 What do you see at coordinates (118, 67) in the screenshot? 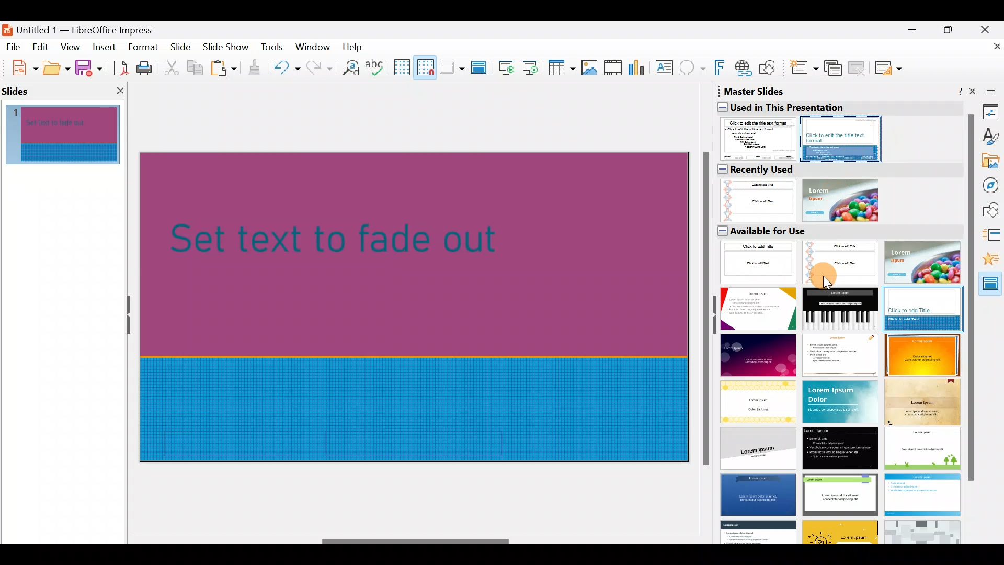
I see `Export directly as PDF` at bounding box center [118, 67].